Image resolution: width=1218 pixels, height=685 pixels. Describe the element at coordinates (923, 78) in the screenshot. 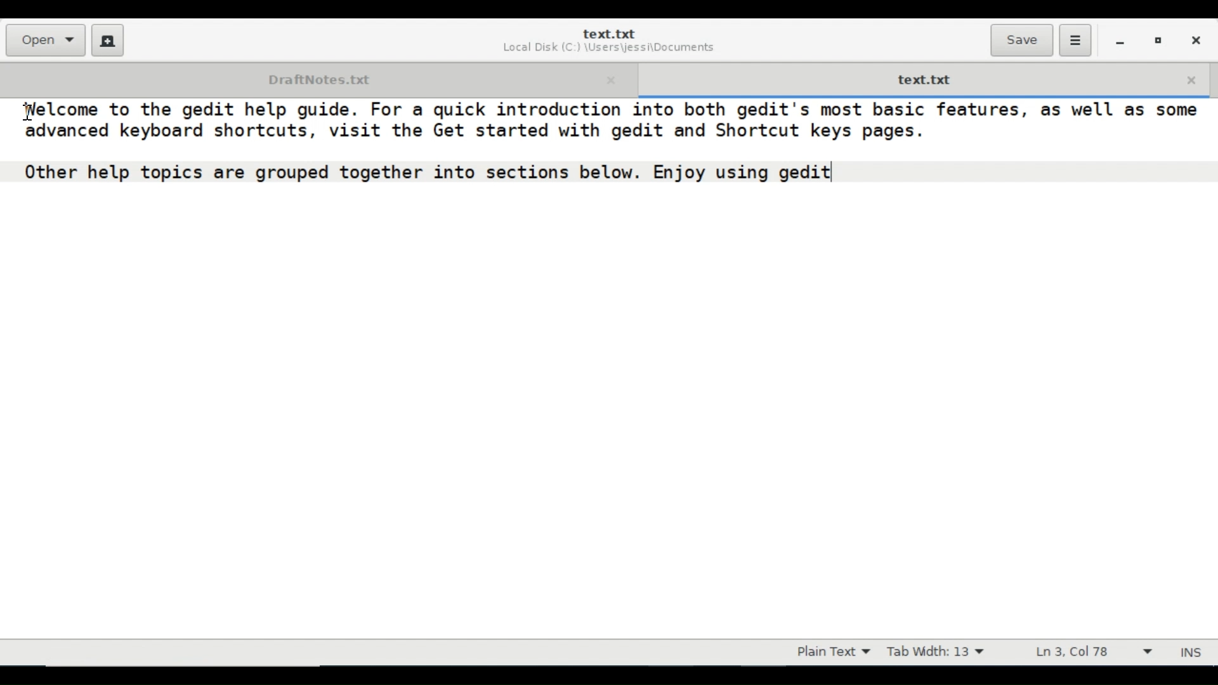

I see `Current tan` at that location.